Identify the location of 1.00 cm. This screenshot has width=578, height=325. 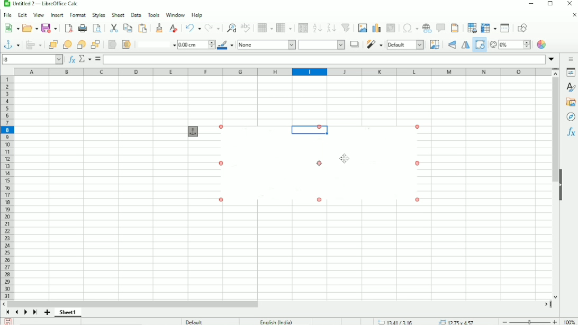
(196, 45).